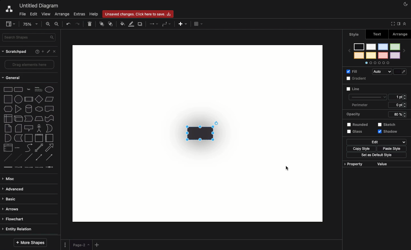  What do you see at coordinates (401, 71) in the screenshot?
I see `Fill` at bounding box center [401, 71].